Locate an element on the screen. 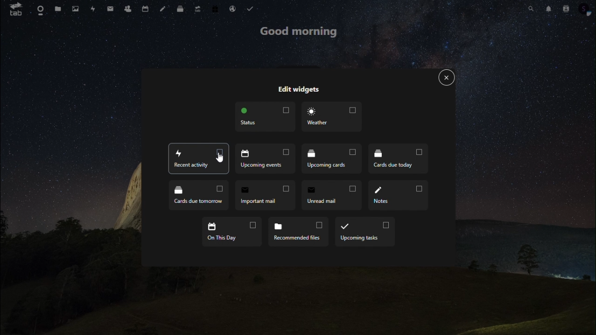 The image size is (596, 335). upcoming tasks is located at coordinates (330, 158).